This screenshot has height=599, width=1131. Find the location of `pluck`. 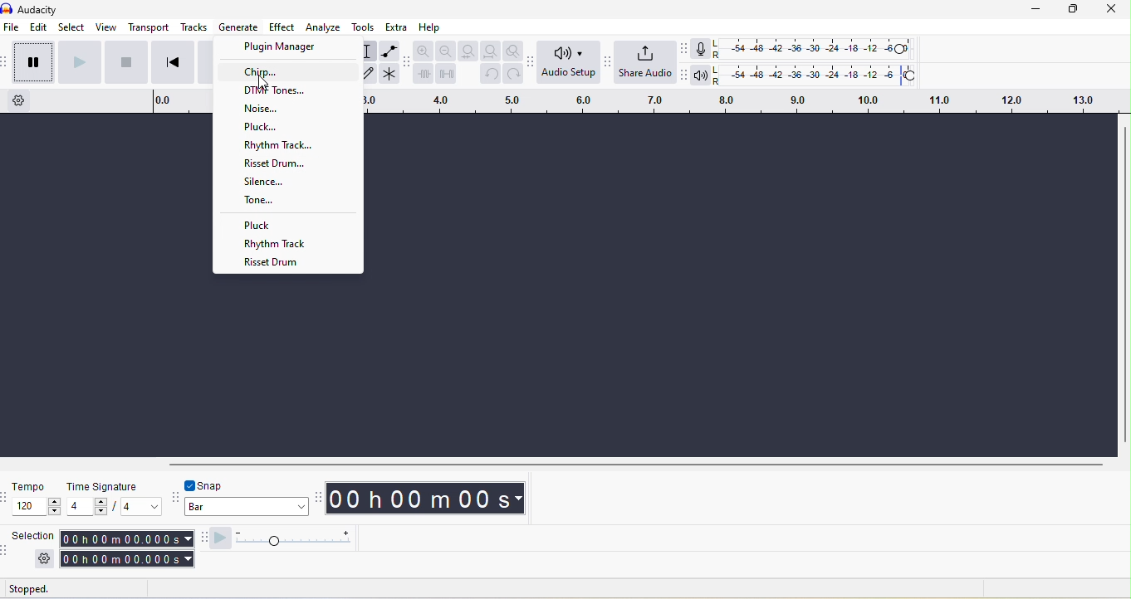

pluck is located at coordinates (259, 225).